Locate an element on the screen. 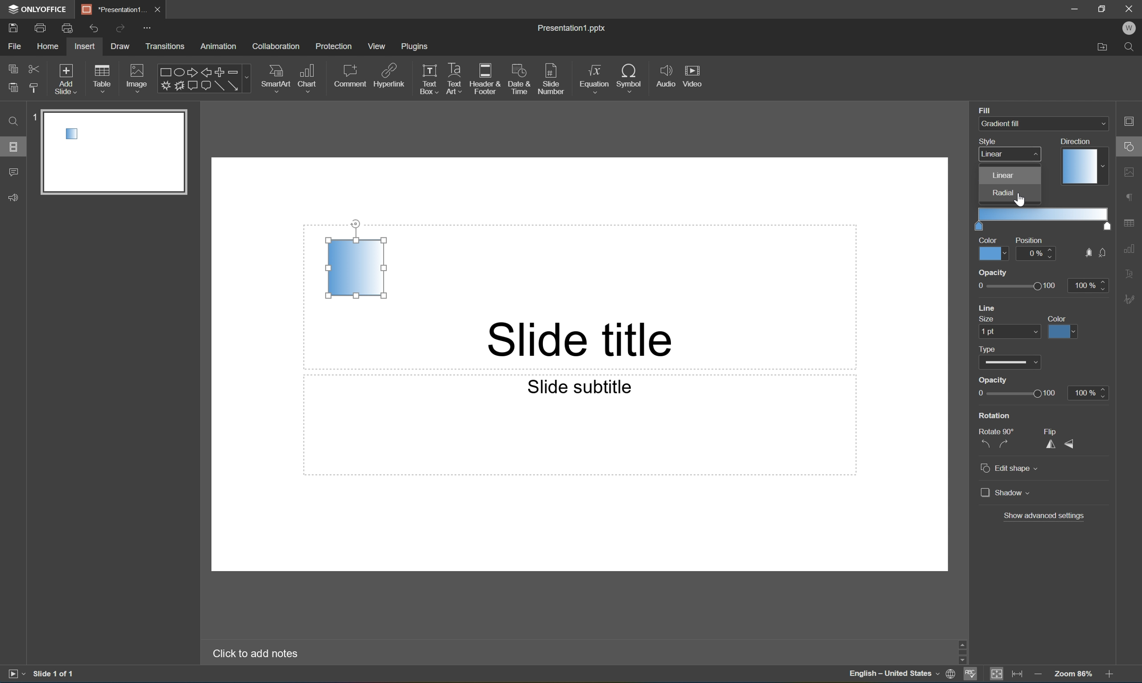 This screenshot has width=1142, height=683. Protection is located at coordinates (333, 46).